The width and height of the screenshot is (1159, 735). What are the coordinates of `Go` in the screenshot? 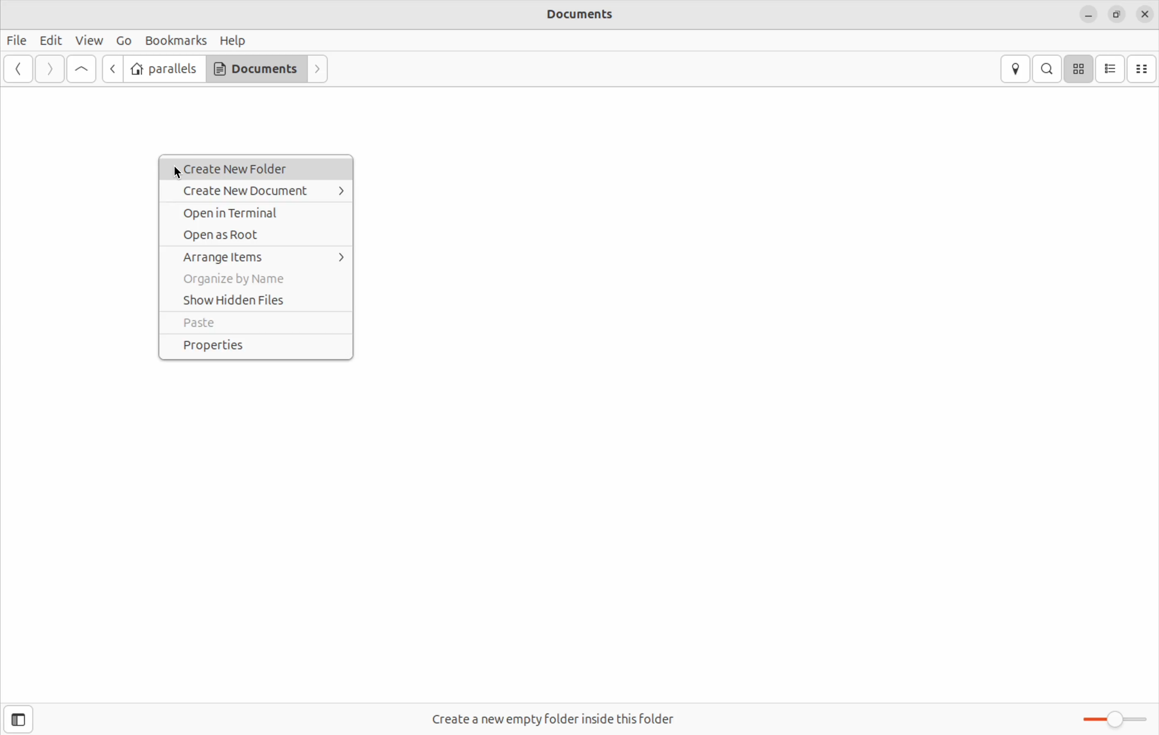 It's located at (124, 41).